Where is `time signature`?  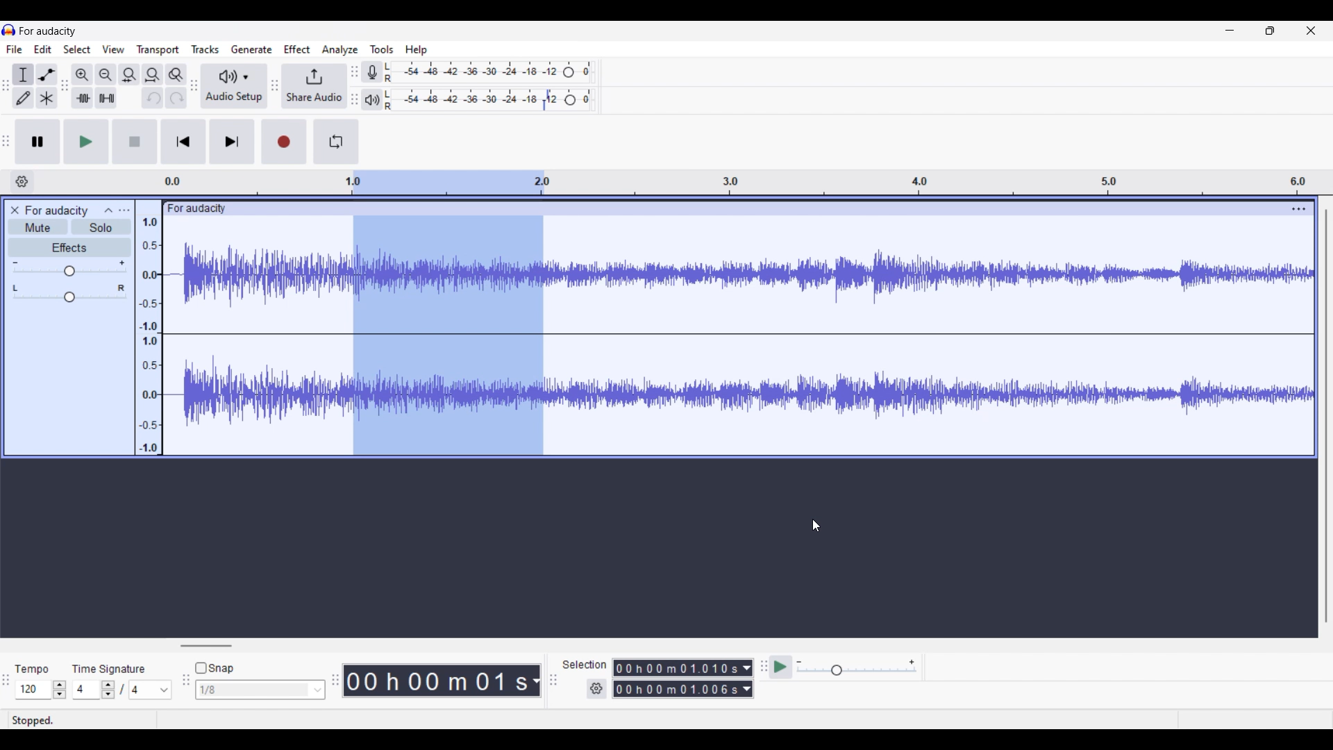 time signature is located at coordinates (109, 669).